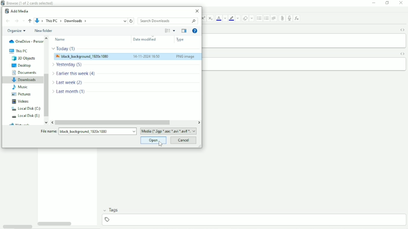 The width and height of the screenshot is (408, 229). I want to click on Superscript, so click(204, 18).